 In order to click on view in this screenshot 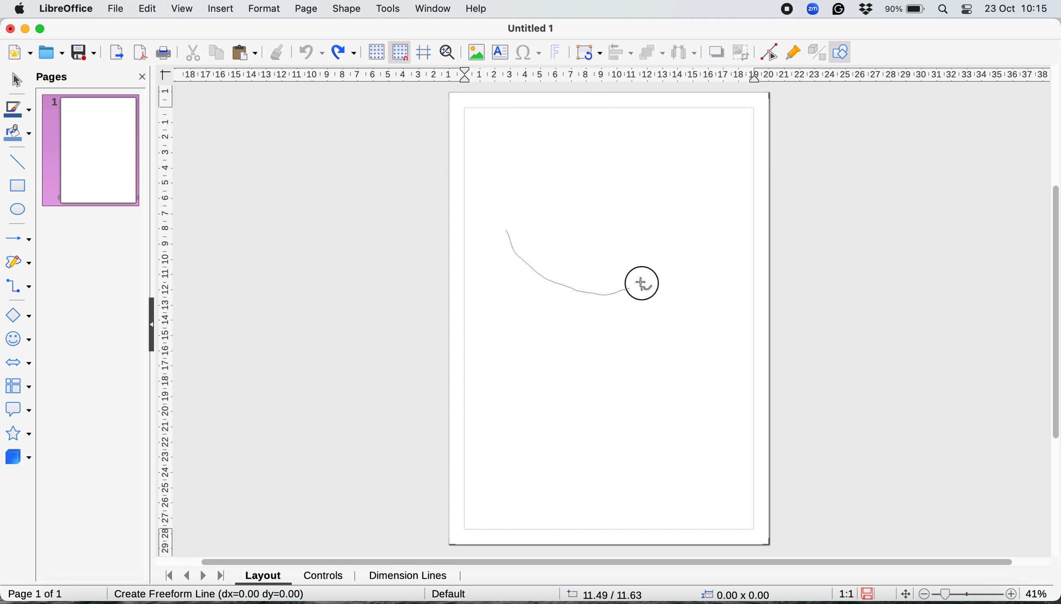, I will do `click(183, 8)`.